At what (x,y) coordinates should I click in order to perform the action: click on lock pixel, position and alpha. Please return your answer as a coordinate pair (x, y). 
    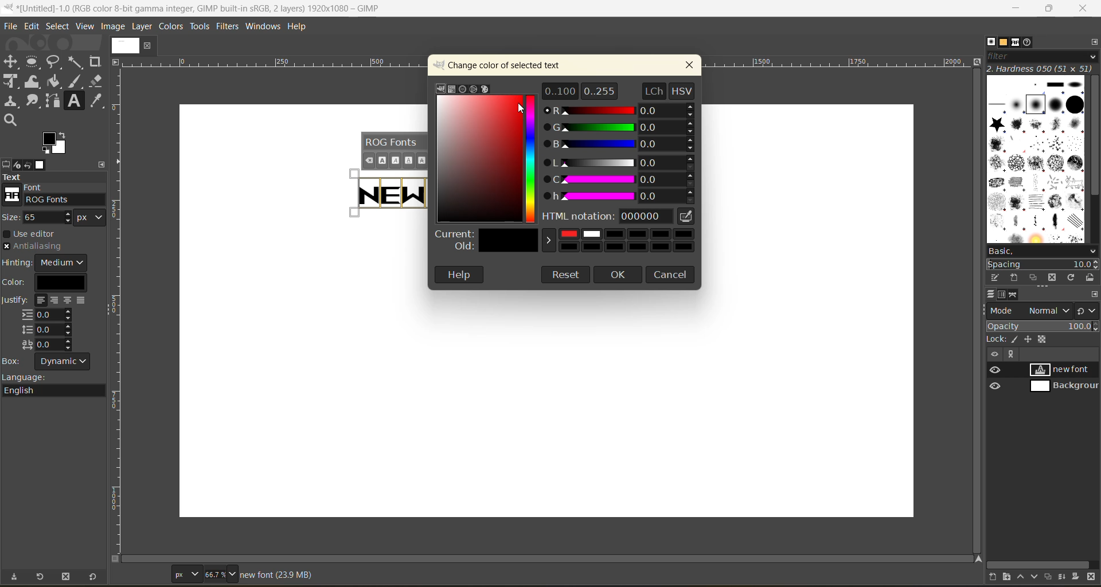
    Looking at the image, I should click on (1042, 340).